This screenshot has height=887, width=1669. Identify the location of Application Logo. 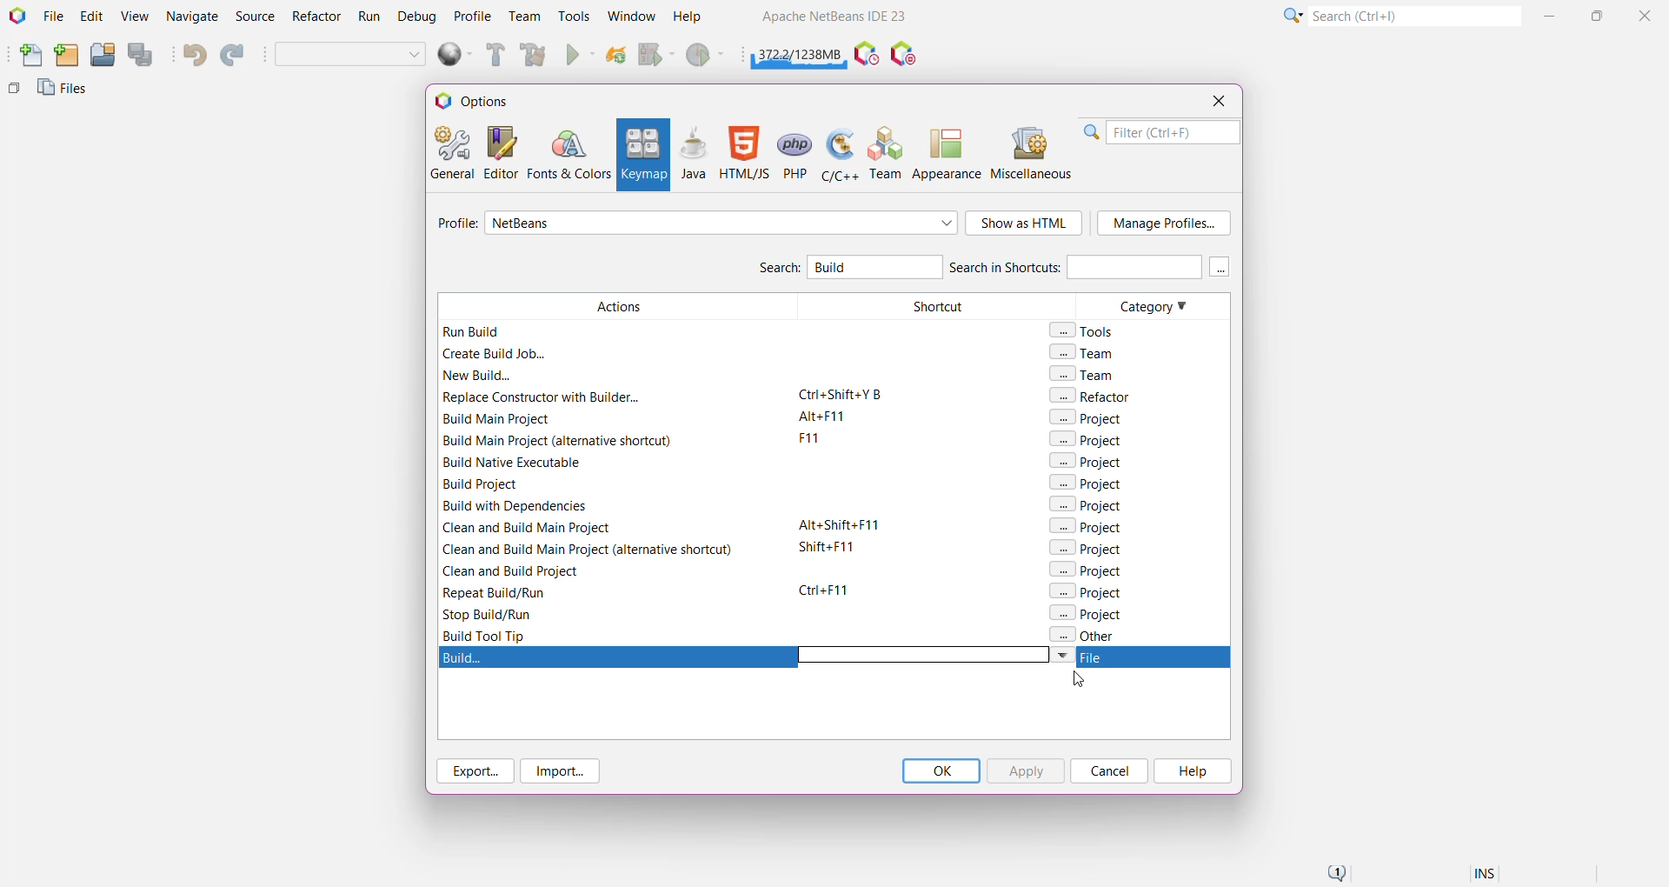
(16, 17).